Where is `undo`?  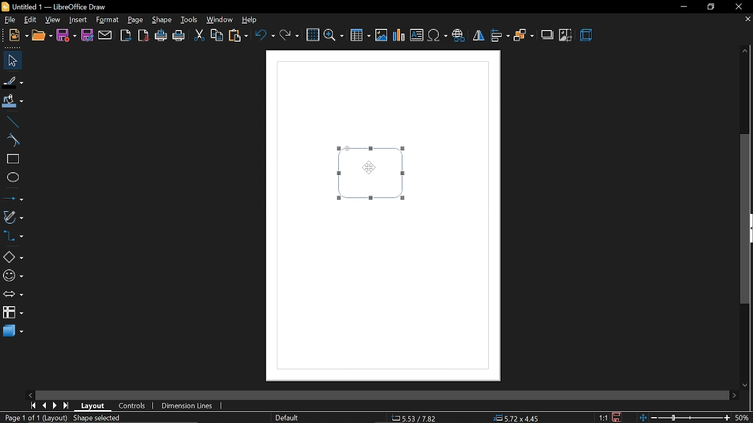
undo is located at coordinates (266, 38).